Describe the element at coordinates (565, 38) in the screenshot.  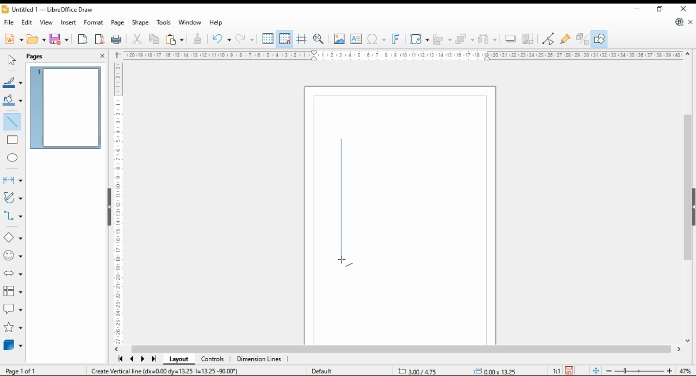
I see `show gluepoint functions` at that location.